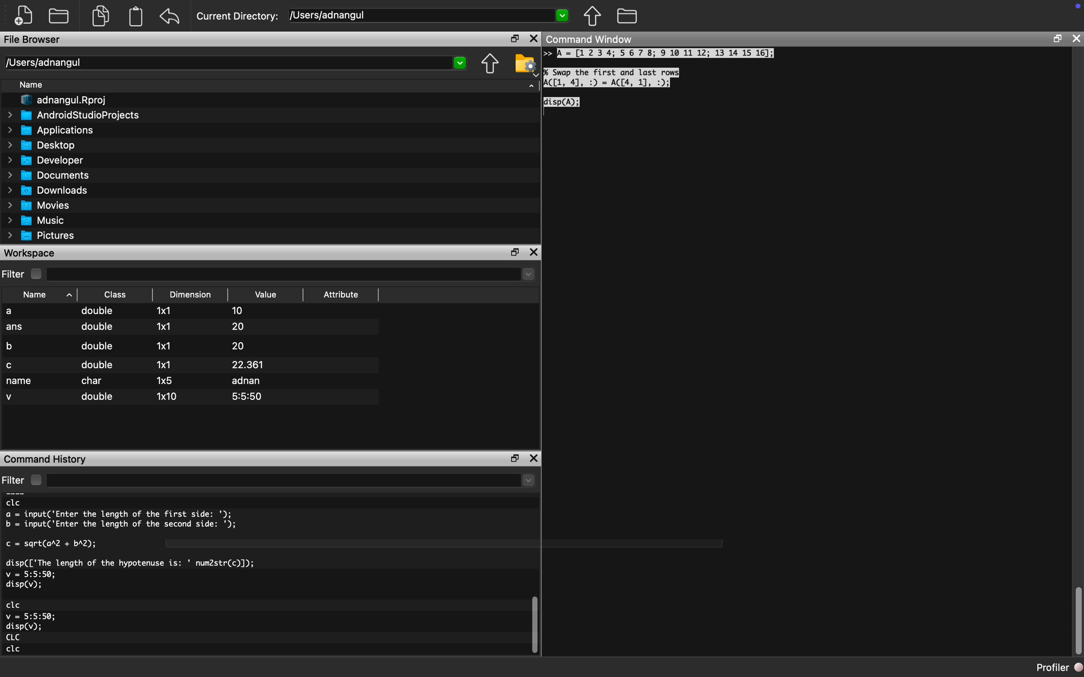  What do you see at coordinates (48, 191) in the screenshot?
I see `> [@ Downloads` at bounding box center [48, 191].